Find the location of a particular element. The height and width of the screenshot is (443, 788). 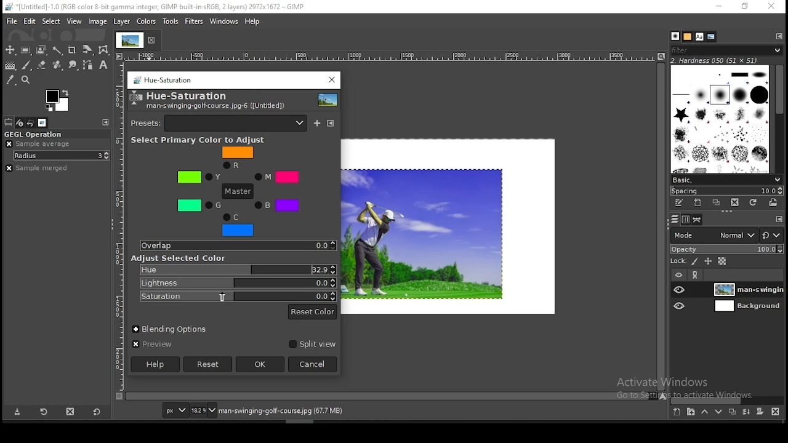

delete brush is located at coordinates (734, 202).